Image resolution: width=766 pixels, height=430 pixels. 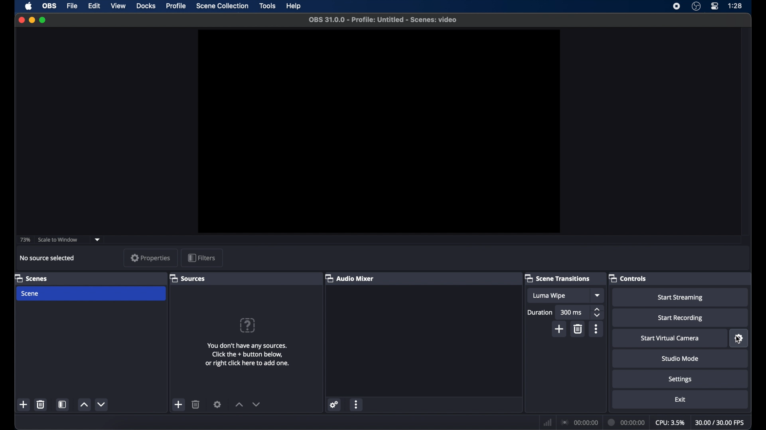 What do you see at coordinates (627, 422) in the screenshot?
I see `duration` at bounding box center [627, 422].